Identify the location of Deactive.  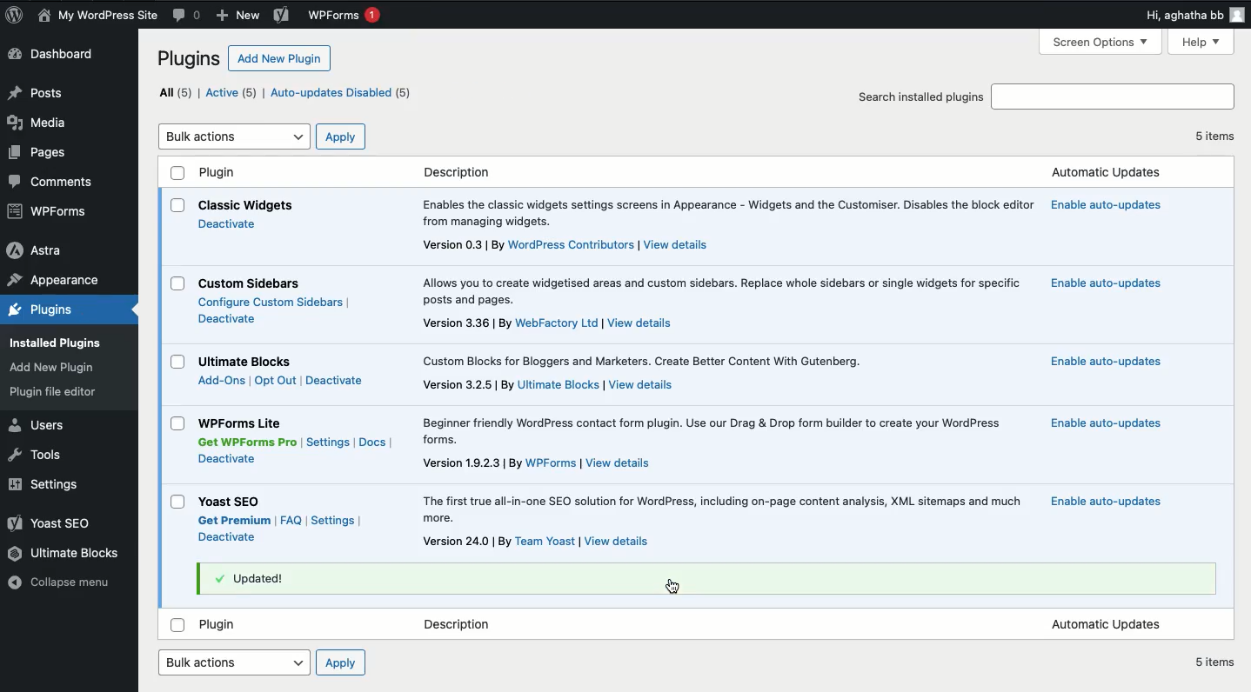
(227, 318).